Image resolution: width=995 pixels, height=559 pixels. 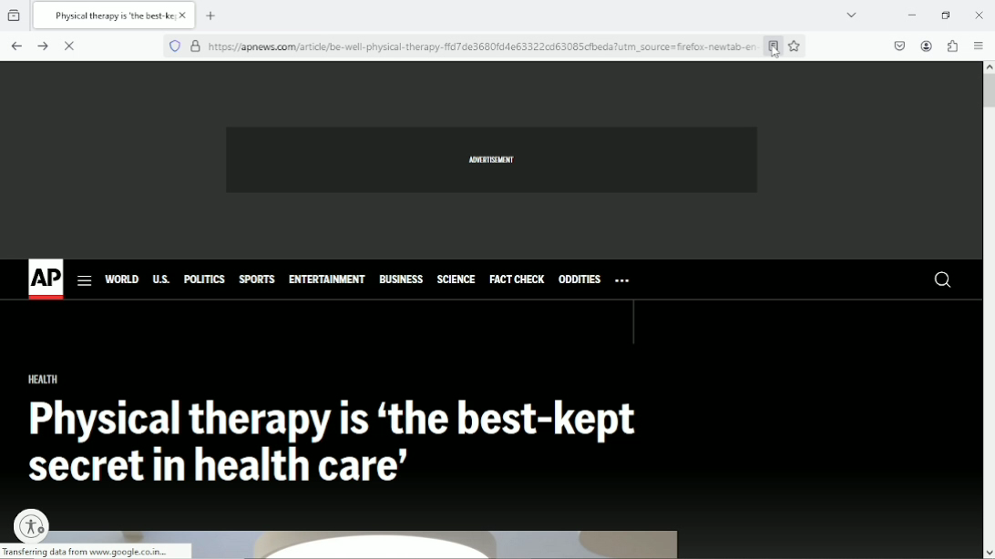 What do you see at coordinates (46, 277) in the screenshot?
I see `AP` at bounding box center [46, 277].